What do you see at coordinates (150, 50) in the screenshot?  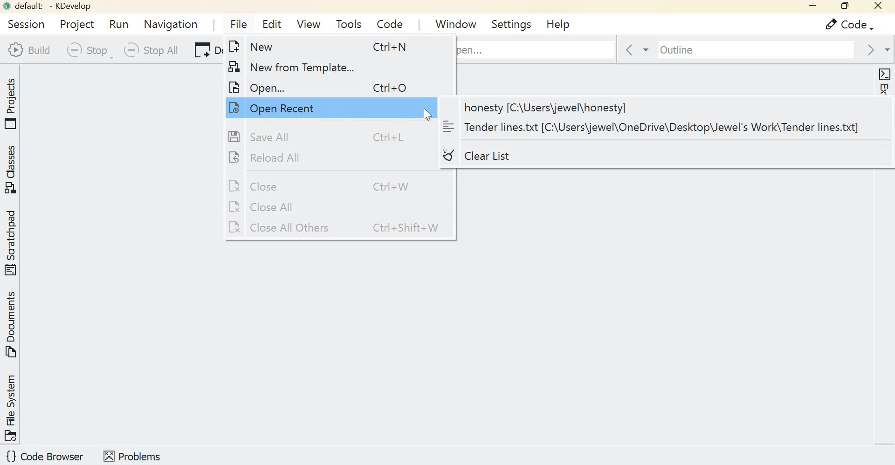 I see `Stop all currently running jobs` at bounding box center [150, 50].